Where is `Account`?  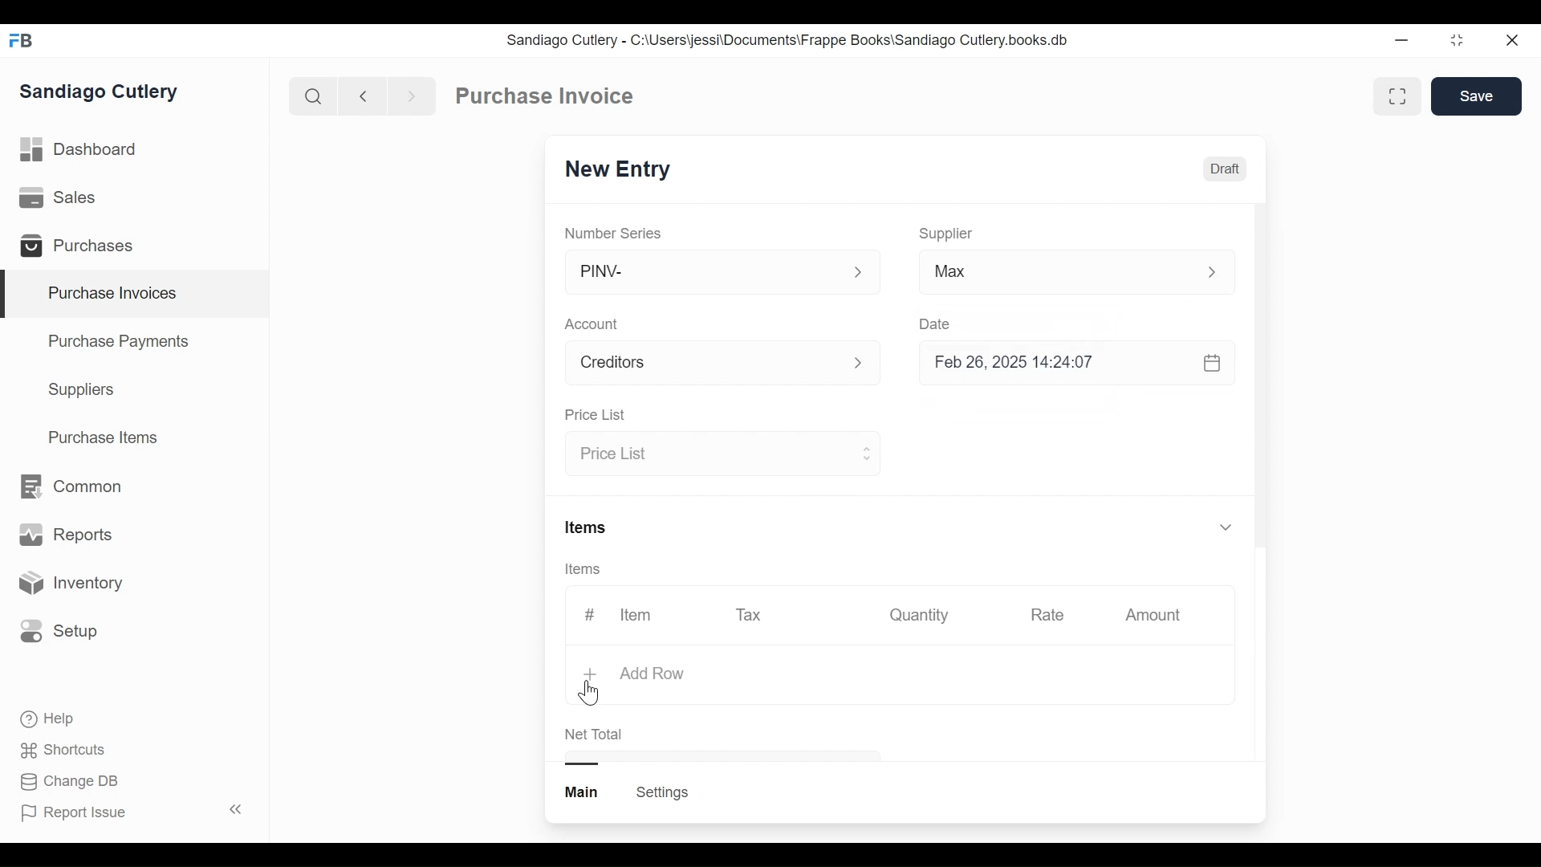 Account is located at coordinates (703, 365).